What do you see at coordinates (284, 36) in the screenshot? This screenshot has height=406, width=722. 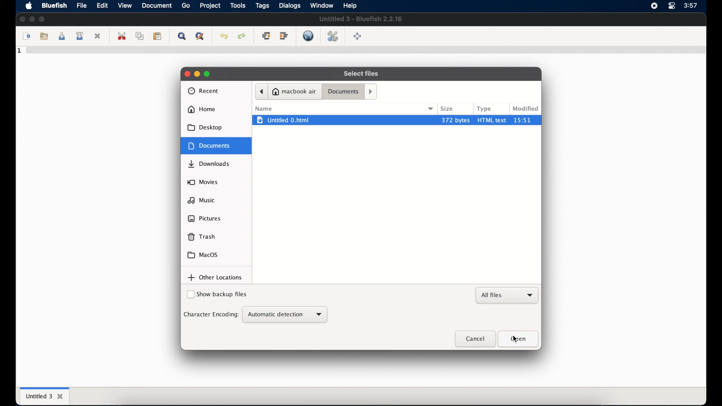 I see `indent ` at bounding box center [284, 36].